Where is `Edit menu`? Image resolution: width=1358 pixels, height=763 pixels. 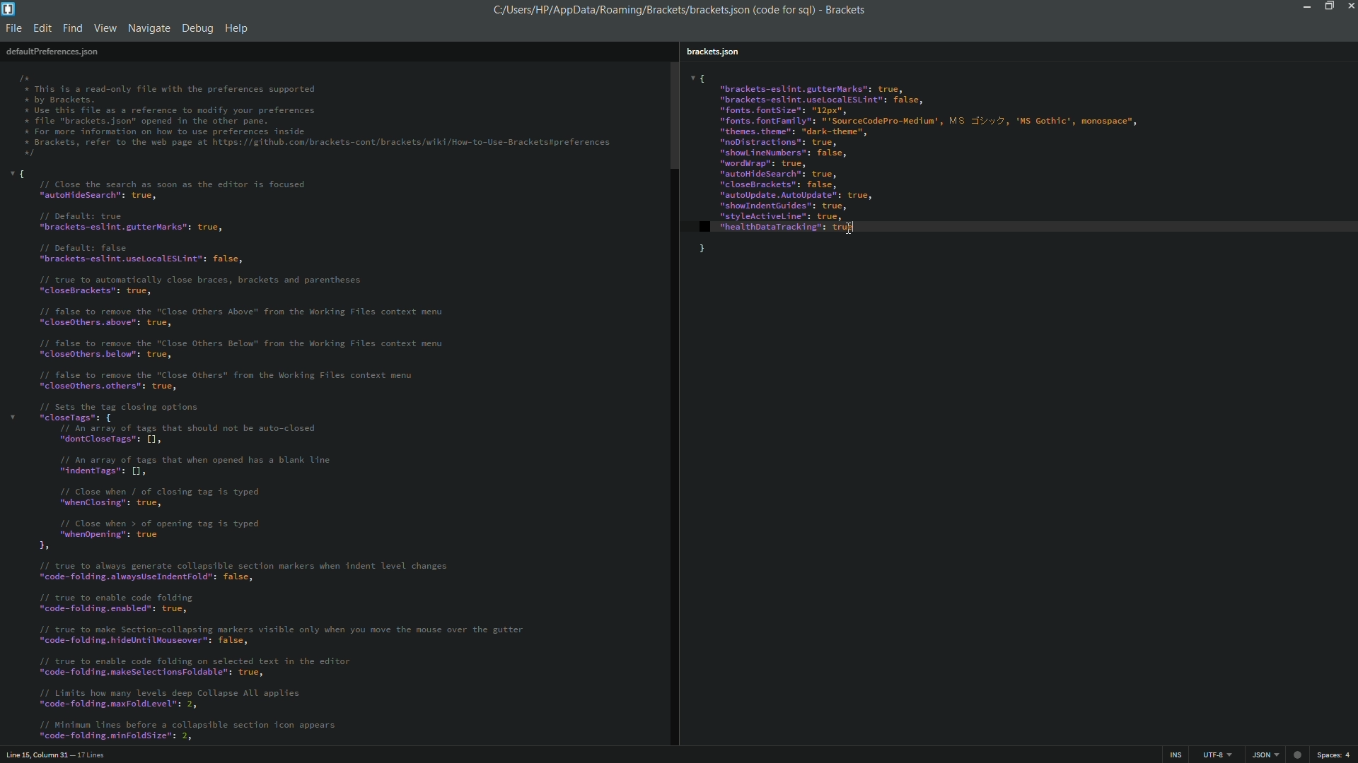
Edit menu is located at coordinates (41, 30).